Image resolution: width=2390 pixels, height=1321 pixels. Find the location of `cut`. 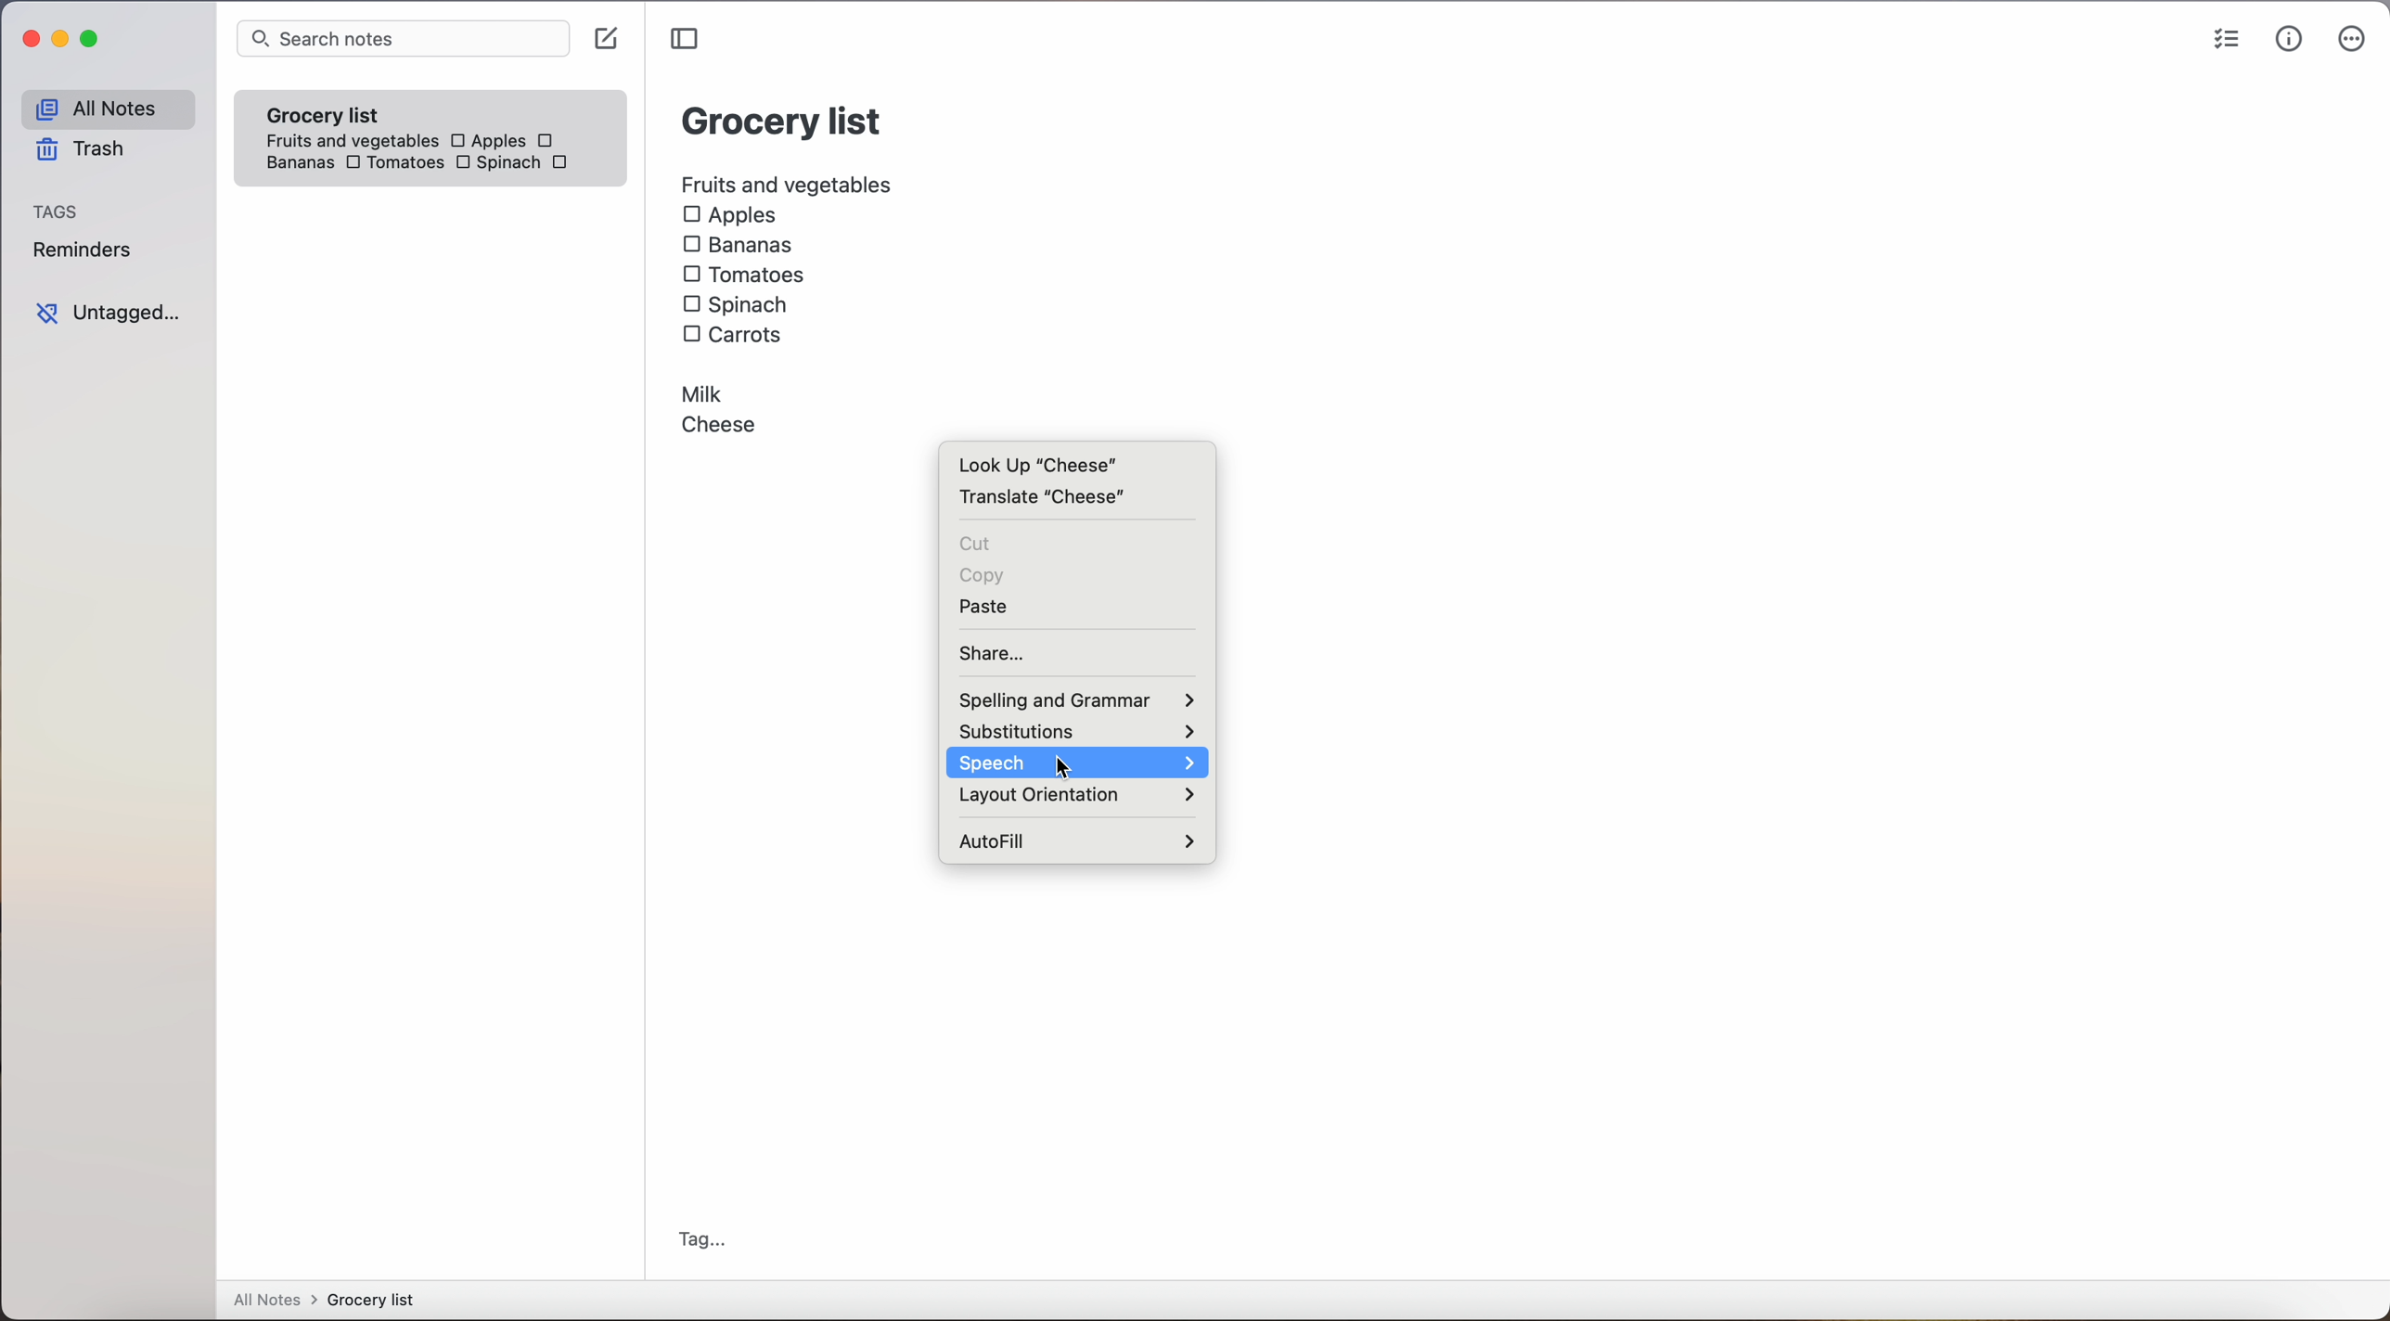

cut is located at coordinates (974, 545).